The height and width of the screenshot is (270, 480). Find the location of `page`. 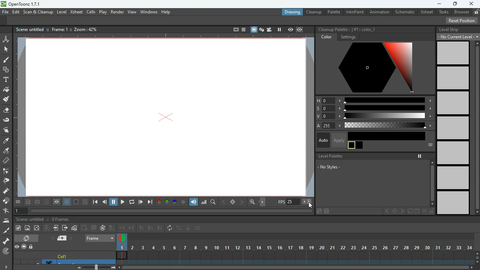

page is located at coordinates (63, 239).